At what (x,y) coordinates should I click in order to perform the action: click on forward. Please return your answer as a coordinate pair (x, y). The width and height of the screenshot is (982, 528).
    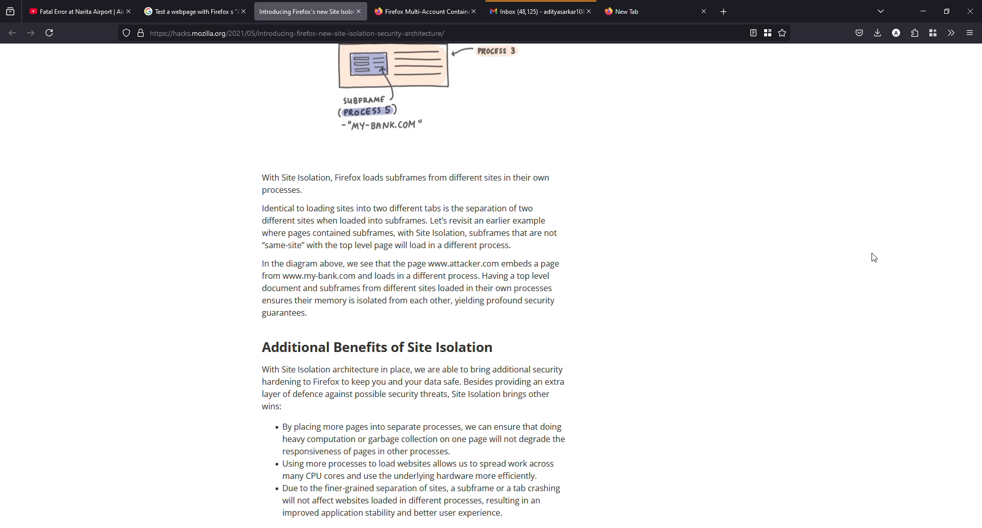
    Looking at the image, I should click on (31, 32).